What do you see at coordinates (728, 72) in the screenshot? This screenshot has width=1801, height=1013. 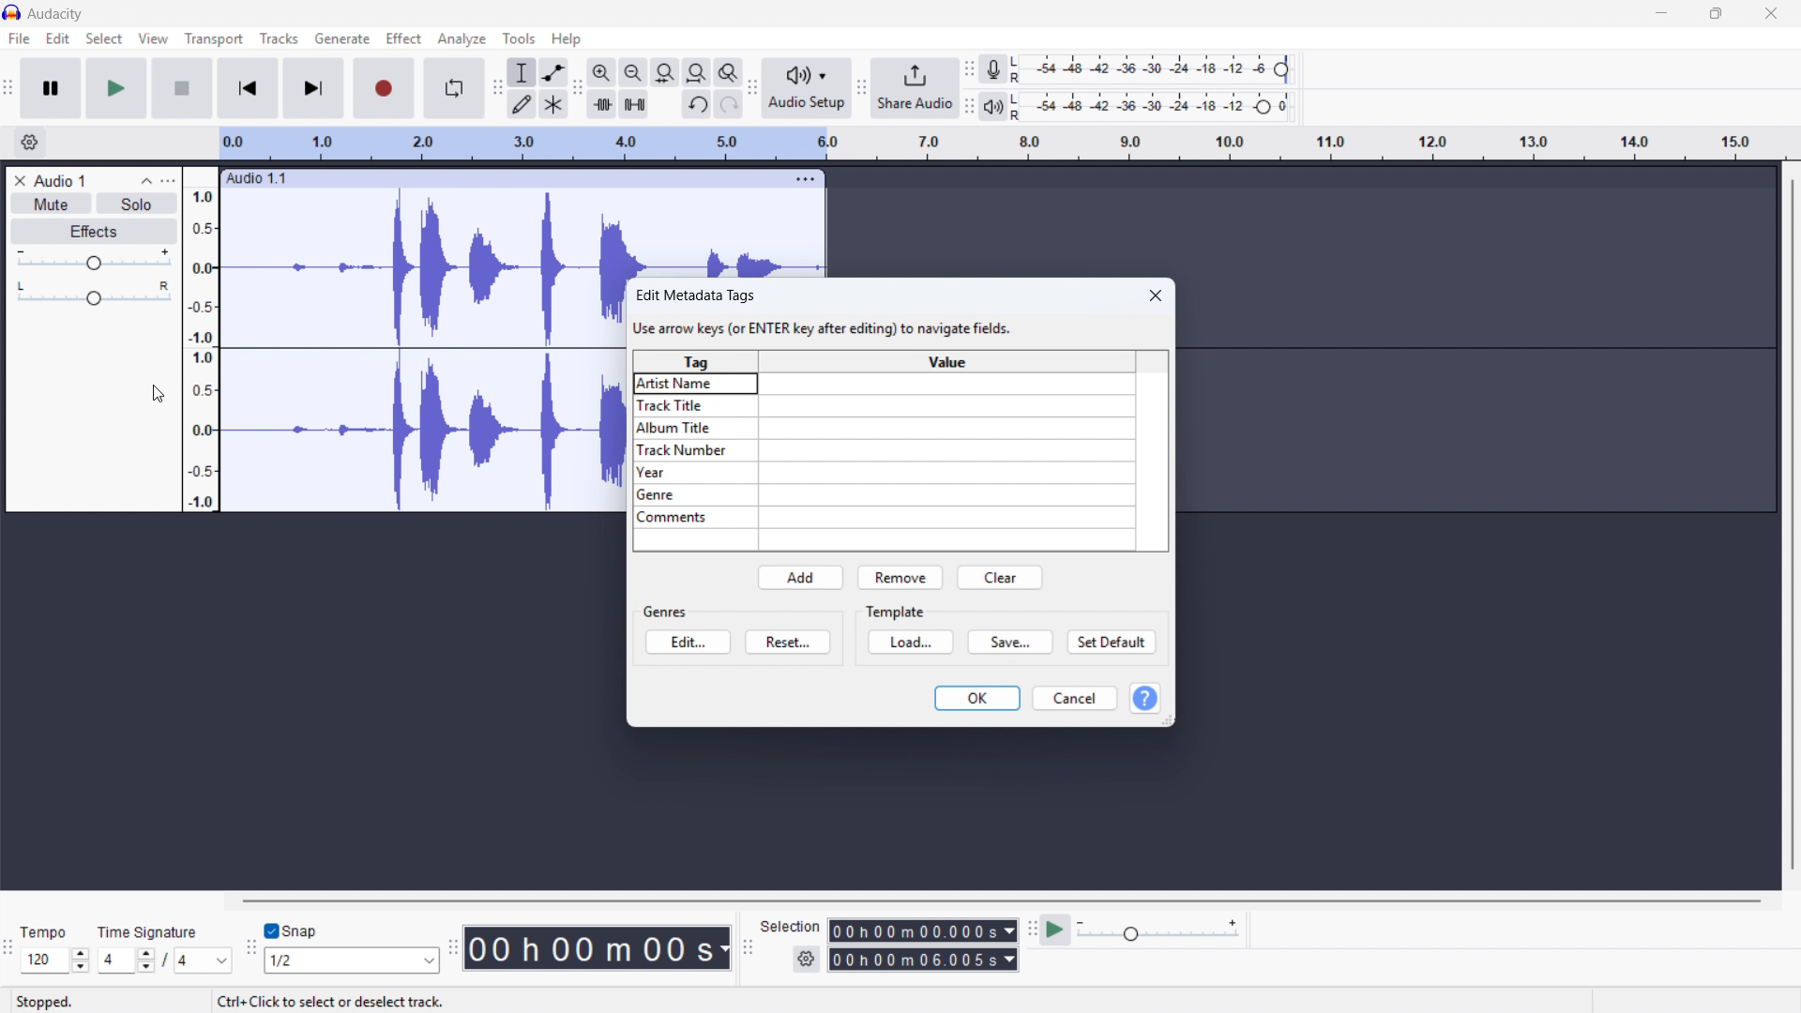 I see `toggle zoom` at bounding box center [728, 72].